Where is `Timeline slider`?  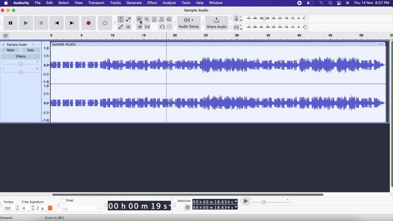 Timeline slider is located at coordinates (46, 83).